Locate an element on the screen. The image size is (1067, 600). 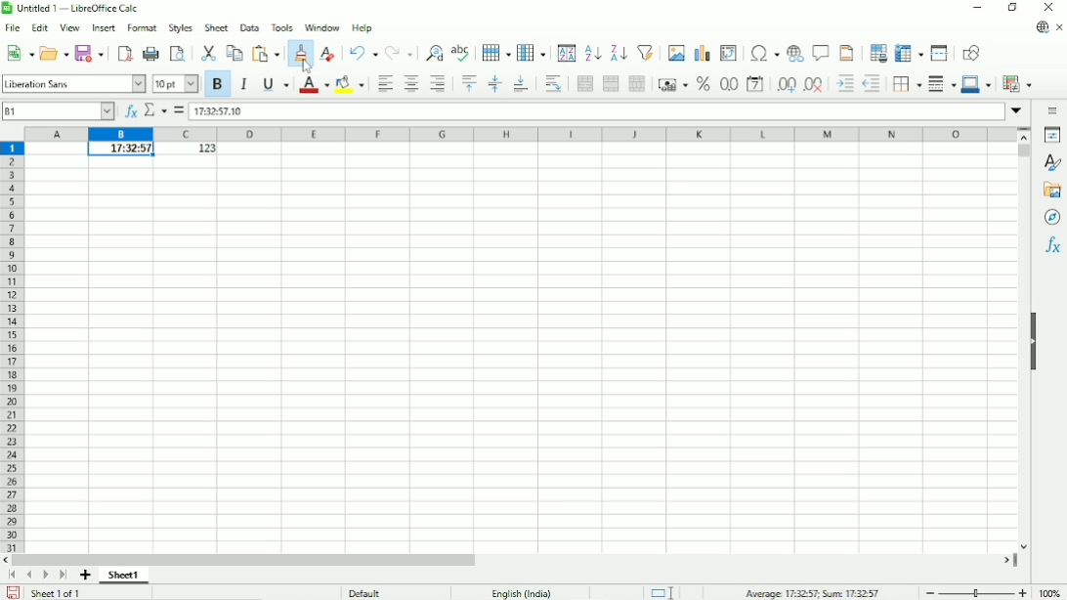
Merge cells is located at coordinates (610, 84).